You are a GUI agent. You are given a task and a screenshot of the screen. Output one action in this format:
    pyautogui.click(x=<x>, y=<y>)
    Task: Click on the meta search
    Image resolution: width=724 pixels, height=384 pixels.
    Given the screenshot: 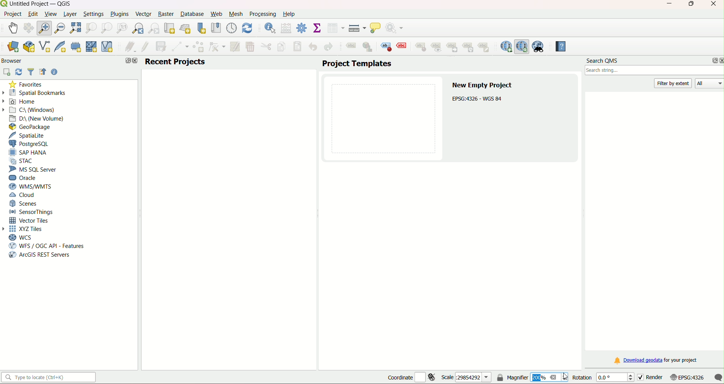 What is the action you would take?
    pyautogui.click(x=539, y=46)
    